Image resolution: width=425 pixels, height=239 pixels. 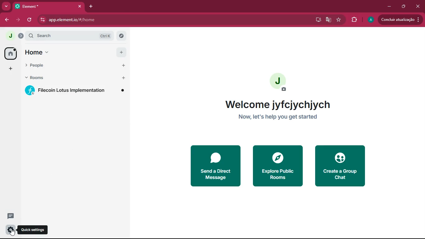 I want to click on comments, so click(x=9, y=216).